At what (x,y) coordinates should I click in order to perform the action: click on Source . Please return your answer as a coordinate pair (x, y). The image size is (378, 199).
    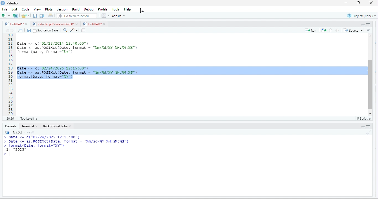
    Looking at the image, I should click on (353, 30).